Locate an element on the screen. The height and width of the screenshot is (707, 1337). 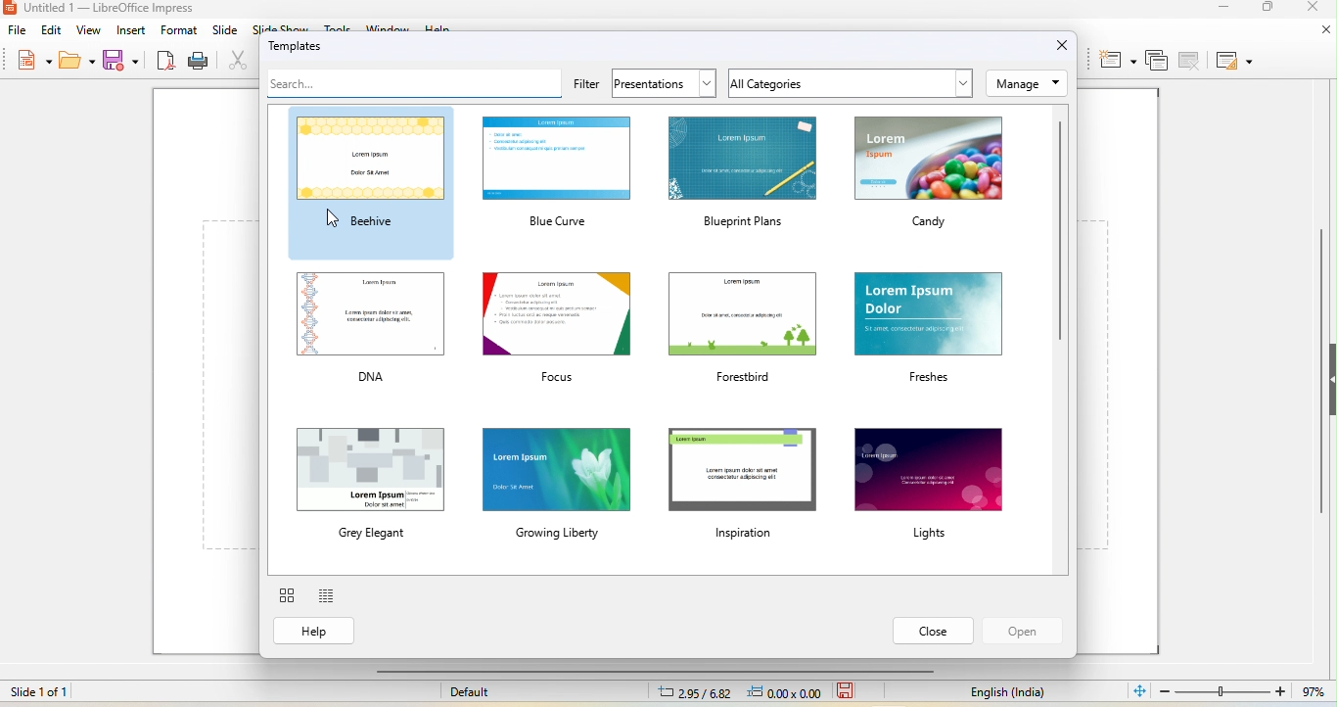
new slide is located at coordinates (1116, 60).